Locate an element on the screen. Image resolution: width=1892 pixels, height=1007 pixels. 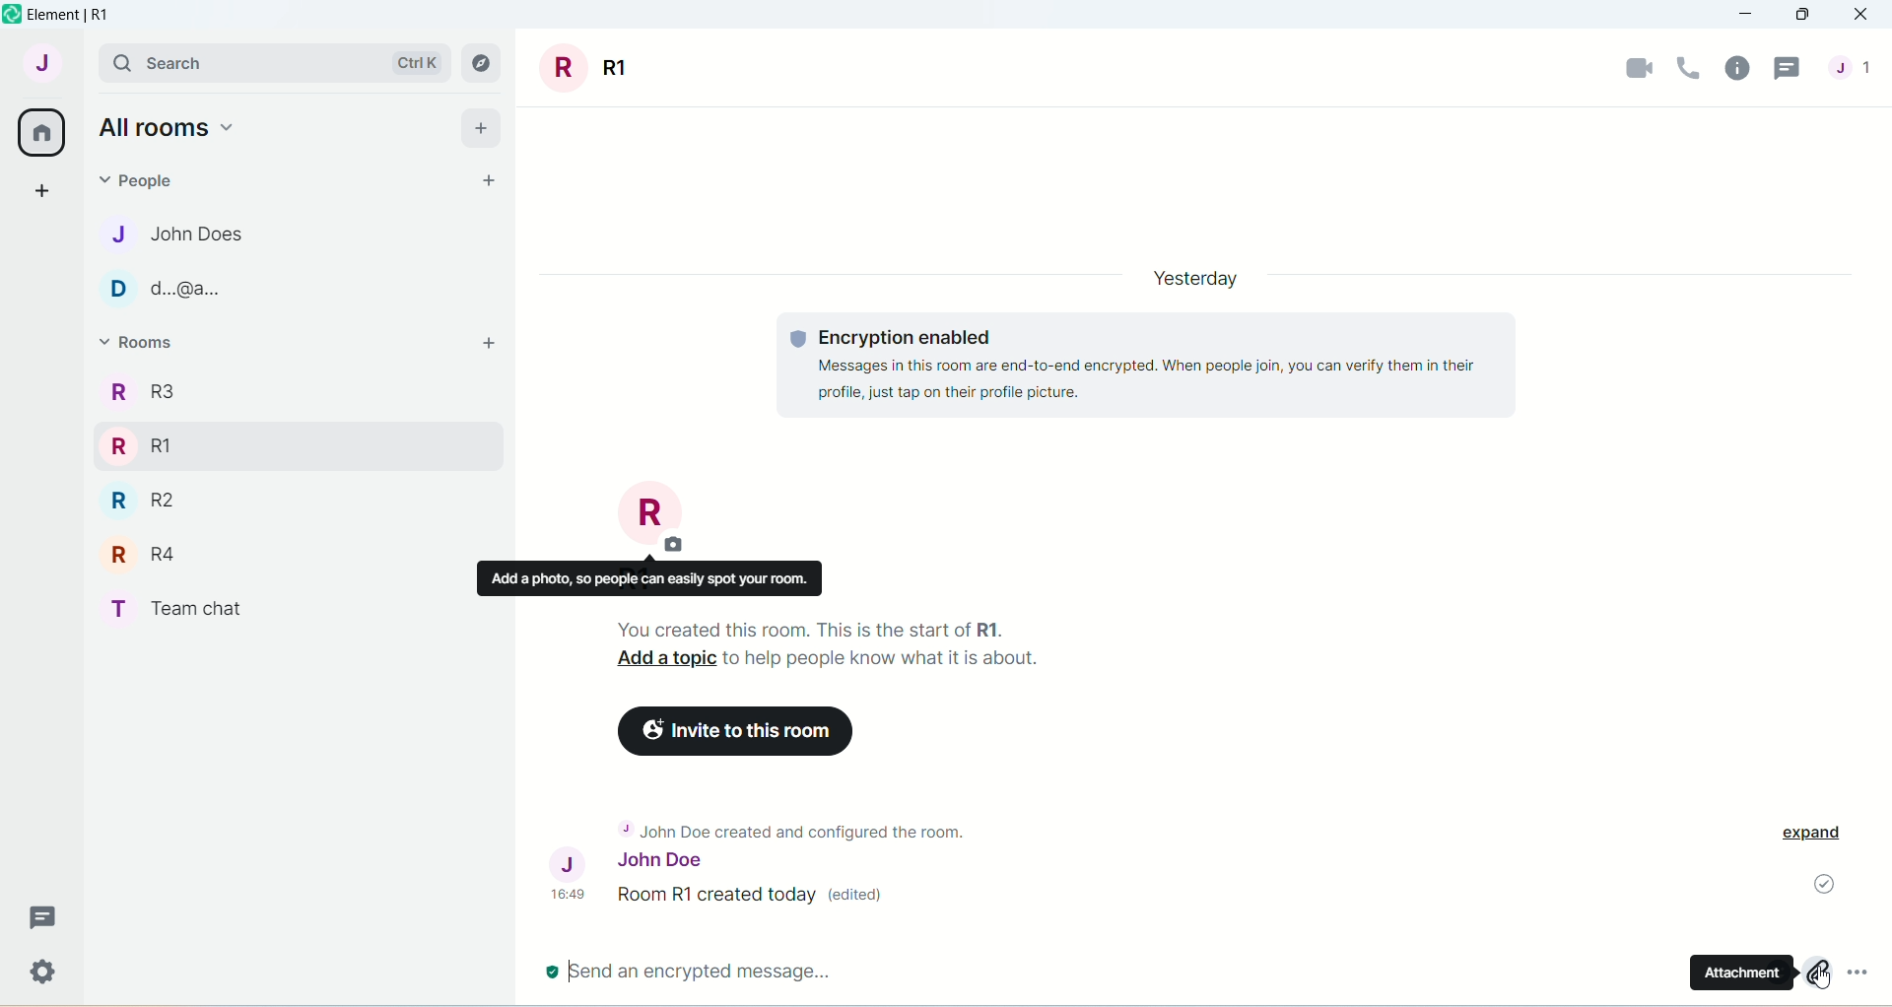
all rooms is located at coordinates (42, 134).